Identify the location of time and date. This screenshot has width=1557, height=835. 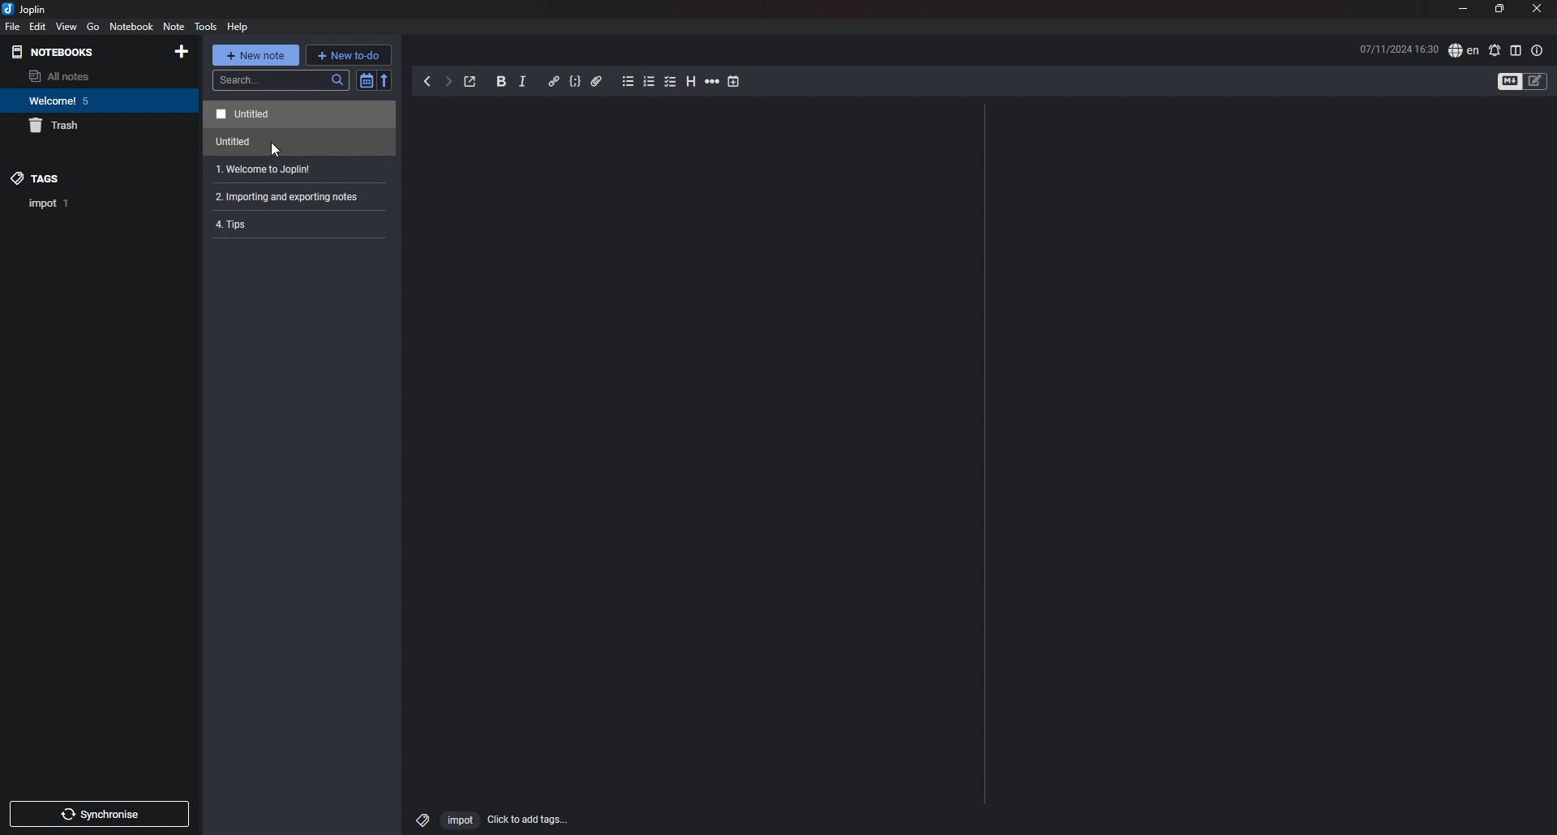
(1399, 49).